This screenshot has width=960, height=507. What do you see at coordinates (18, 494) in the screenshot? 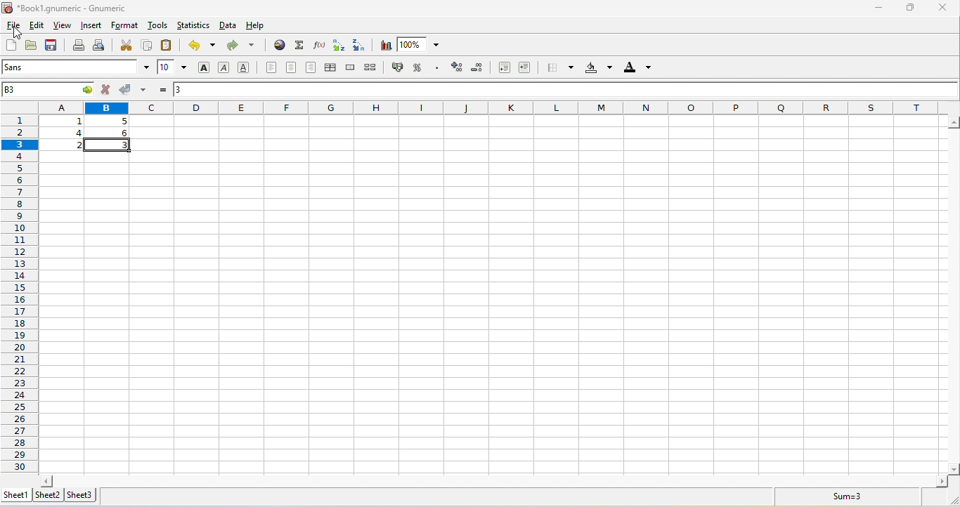
I see `sheet 1` at bounding box center [18, 494].